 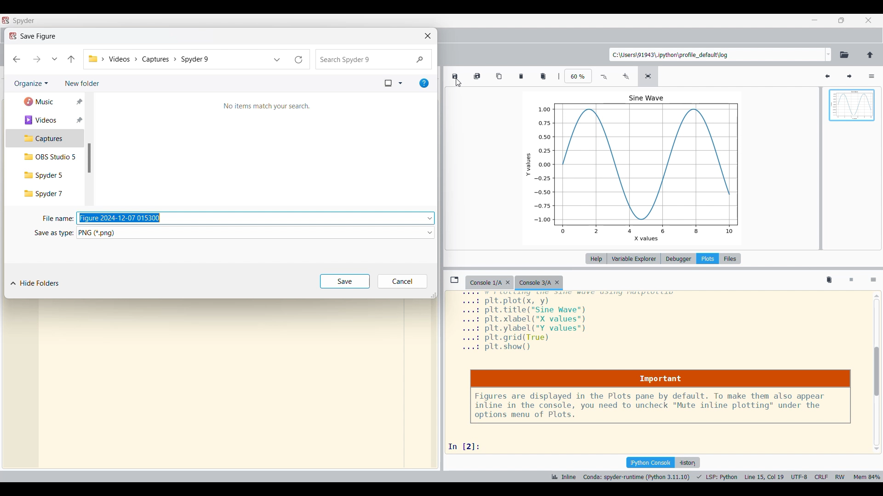 What do you see at coordinates (816, 20) in the screenshot?
I see `Minimize` at bounding box center [816, 20].